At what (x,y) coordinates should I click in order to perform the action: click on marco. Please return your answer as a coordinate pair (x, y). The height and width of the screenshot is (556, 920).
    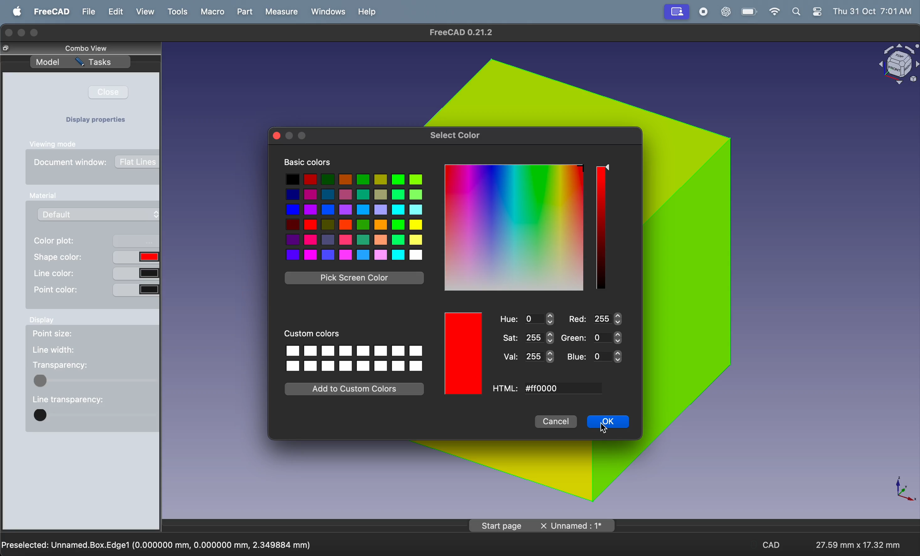
    Looking at the image, I should click on (212, 12).